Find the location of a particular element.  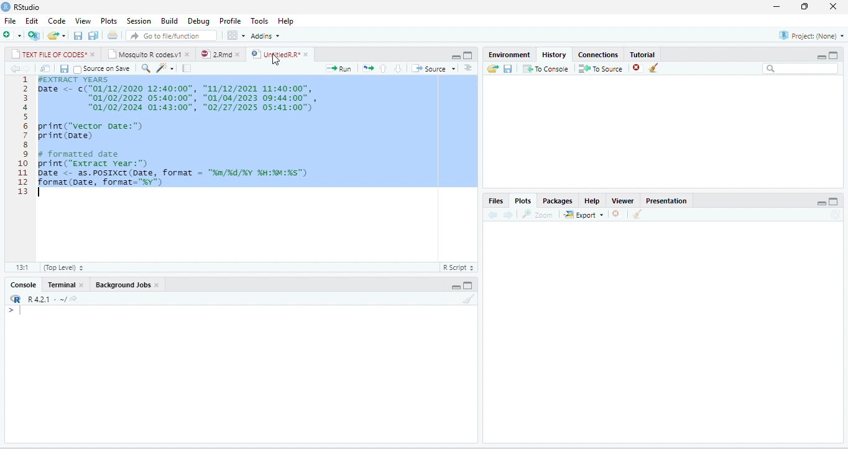

minimize is located at coordinates (777, 7).